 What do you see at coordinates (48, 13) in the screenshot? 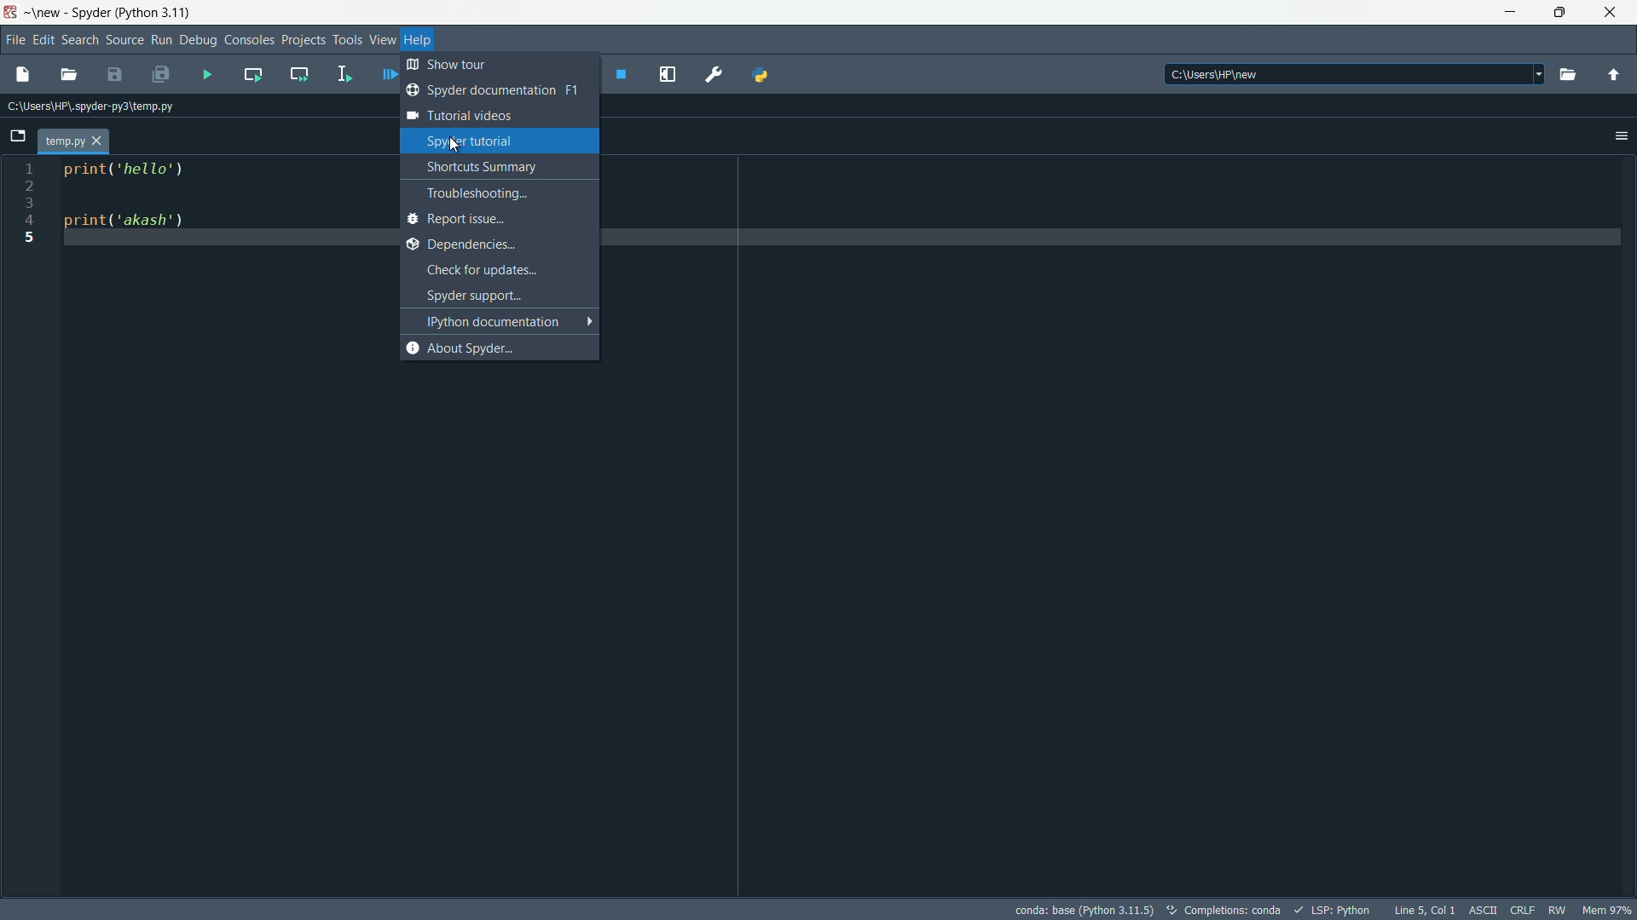
I see `~\new` at bounding box center [48, 13].